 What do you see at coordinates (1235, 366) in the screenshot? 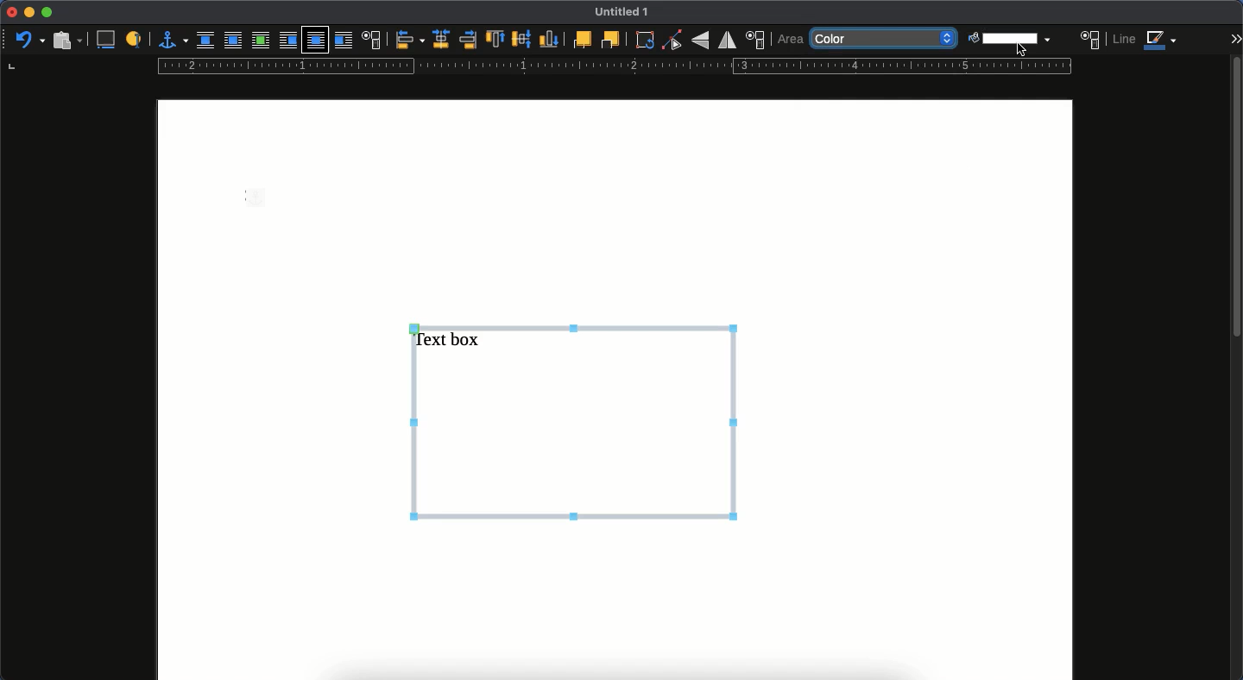
I see `scroll` at bounding box center [1235, 366].